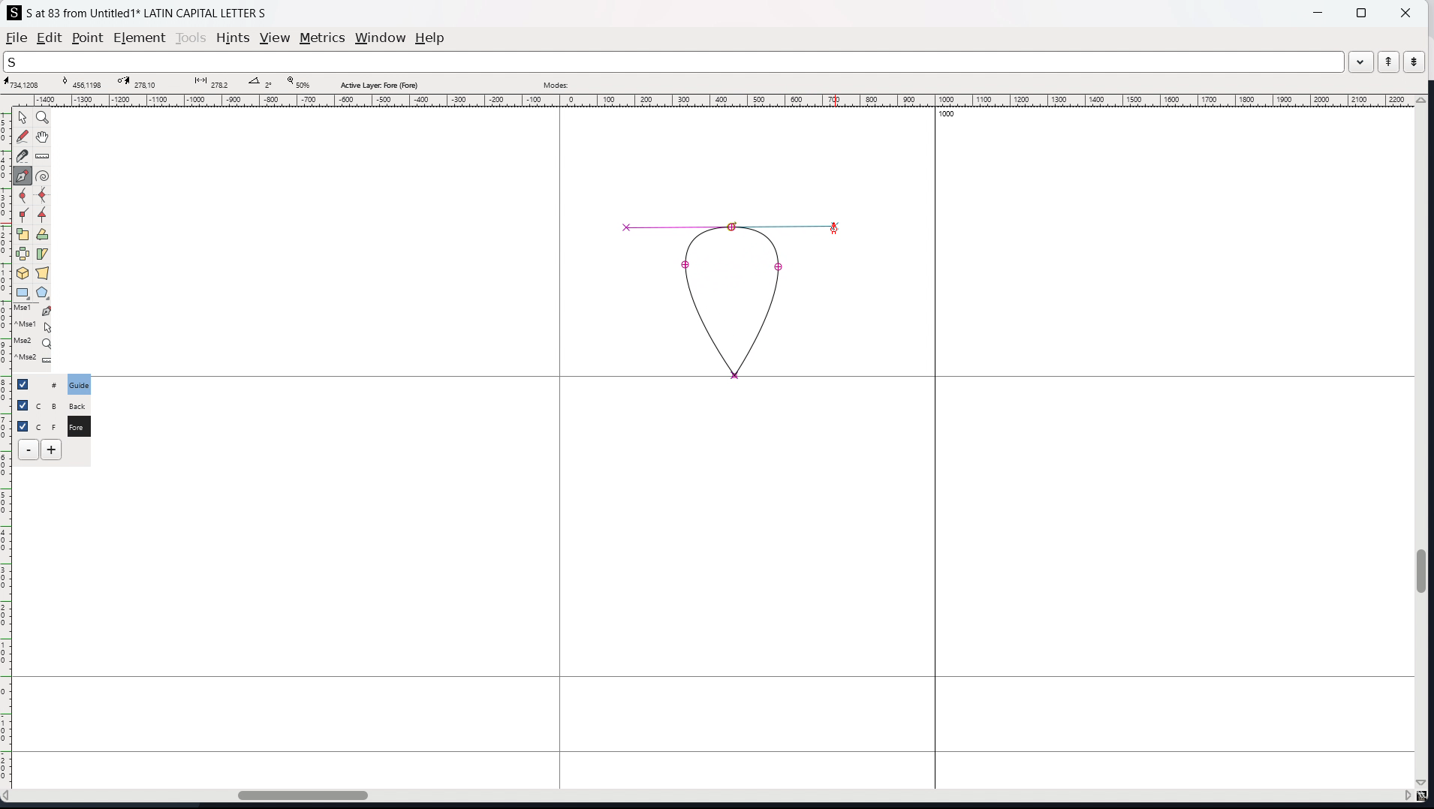 The height and width of the screenshot is (809, 1434). I want to click on skew selection, so click(43, 255).